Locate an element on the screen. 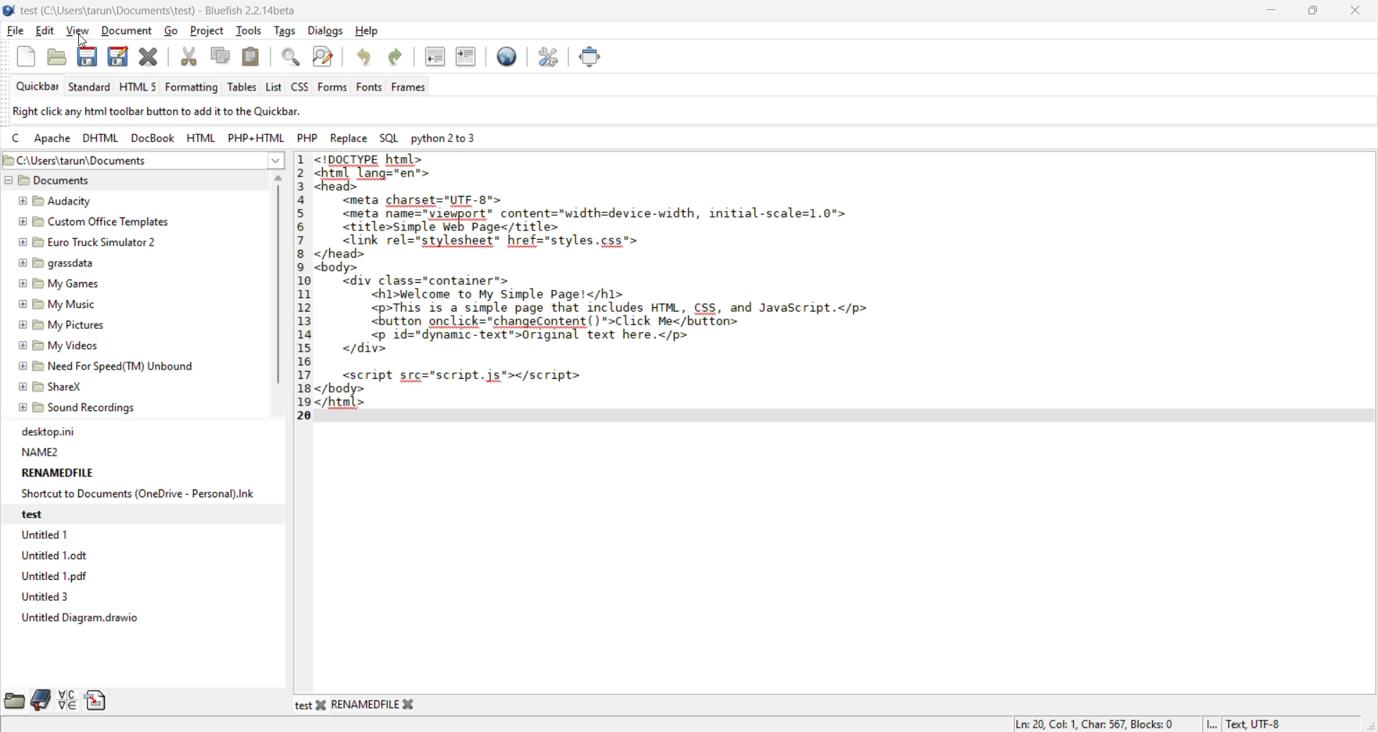 This screenshot has height=732, width=1378. NAME2 is located at coordinates (41, 451).